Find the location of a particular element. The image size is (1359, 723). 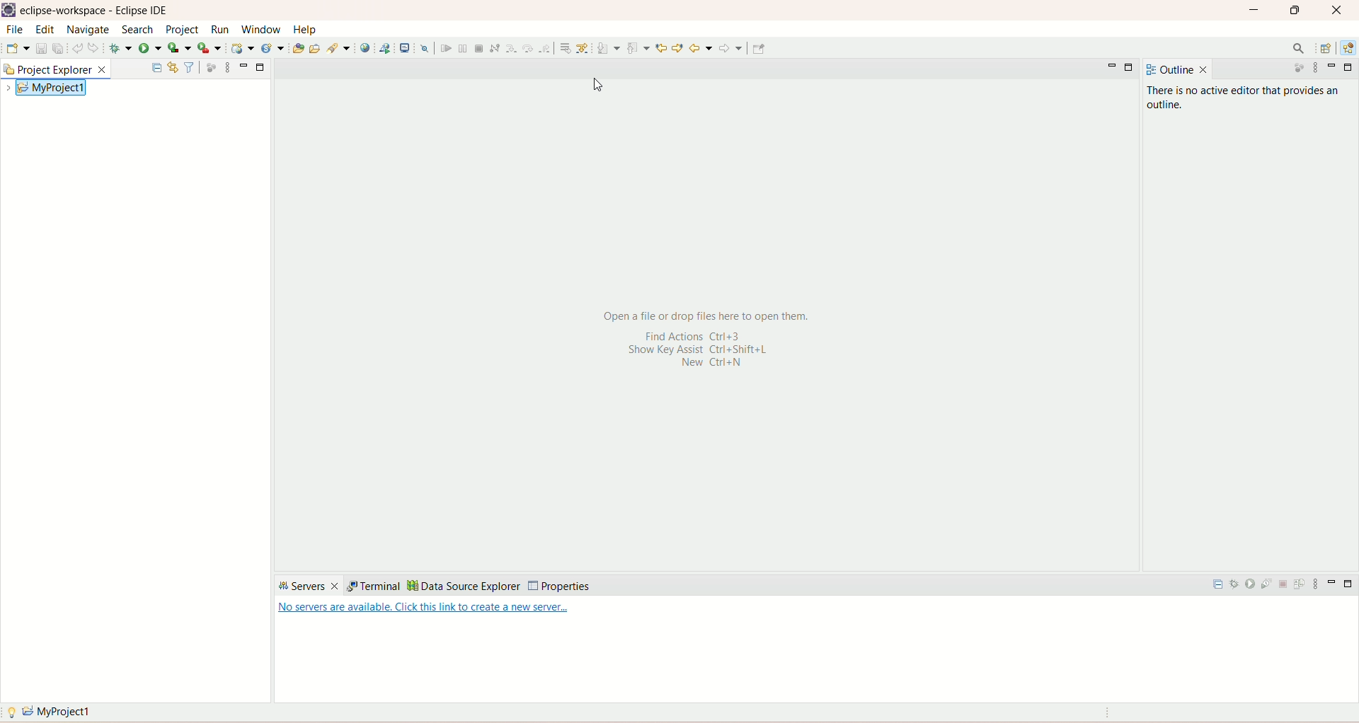

save all is located at coordinates (58, 50).